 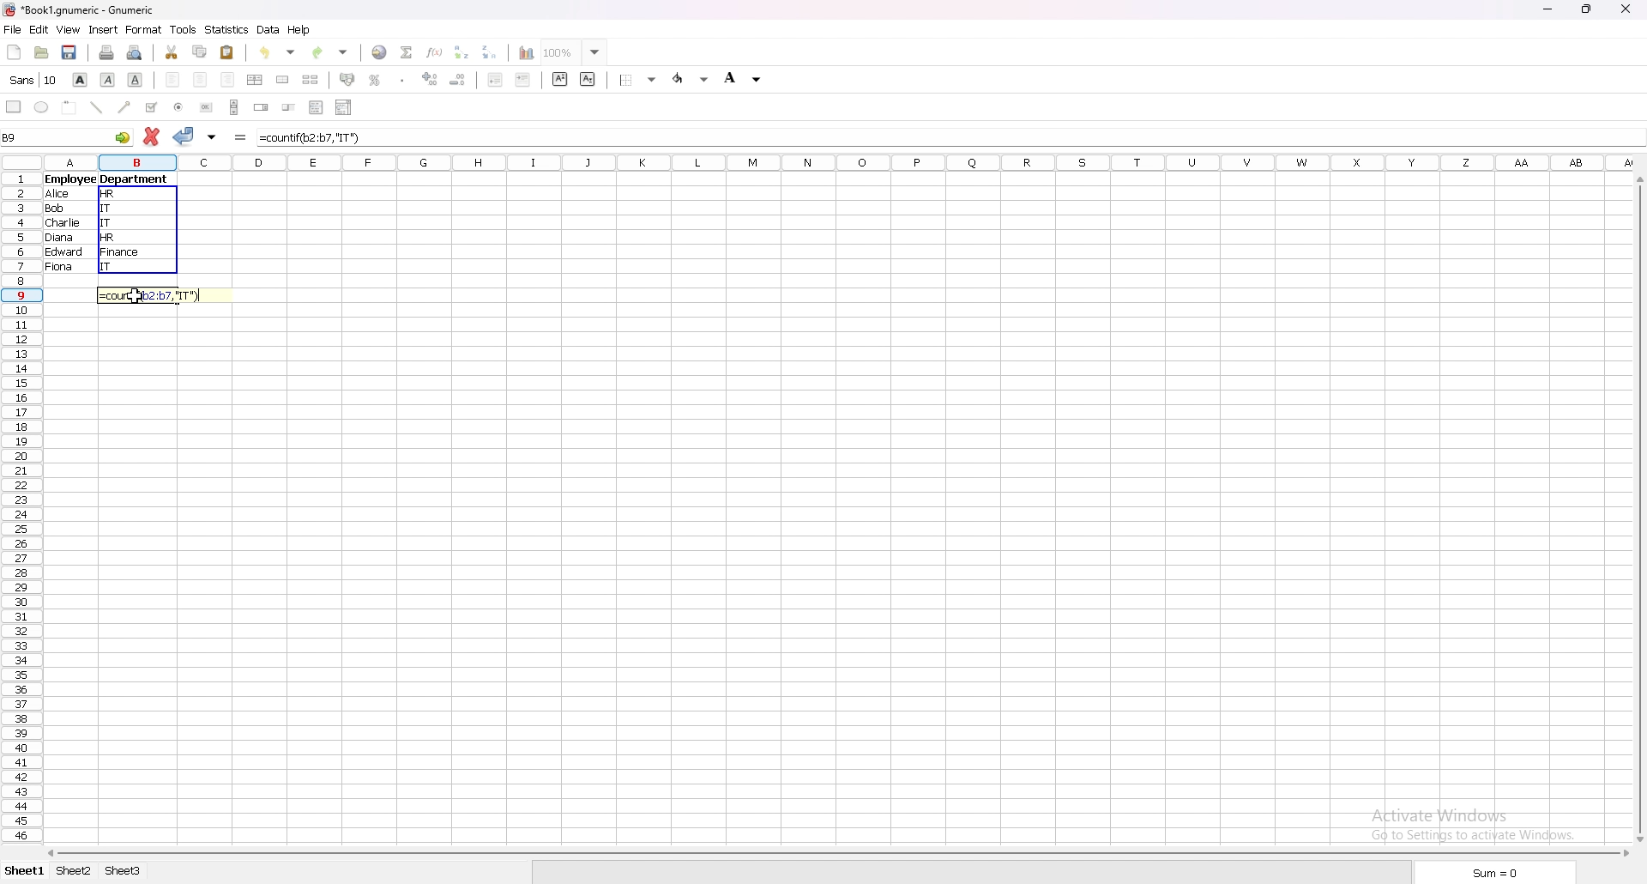 I want to click on border, so click(x=638, y=80).